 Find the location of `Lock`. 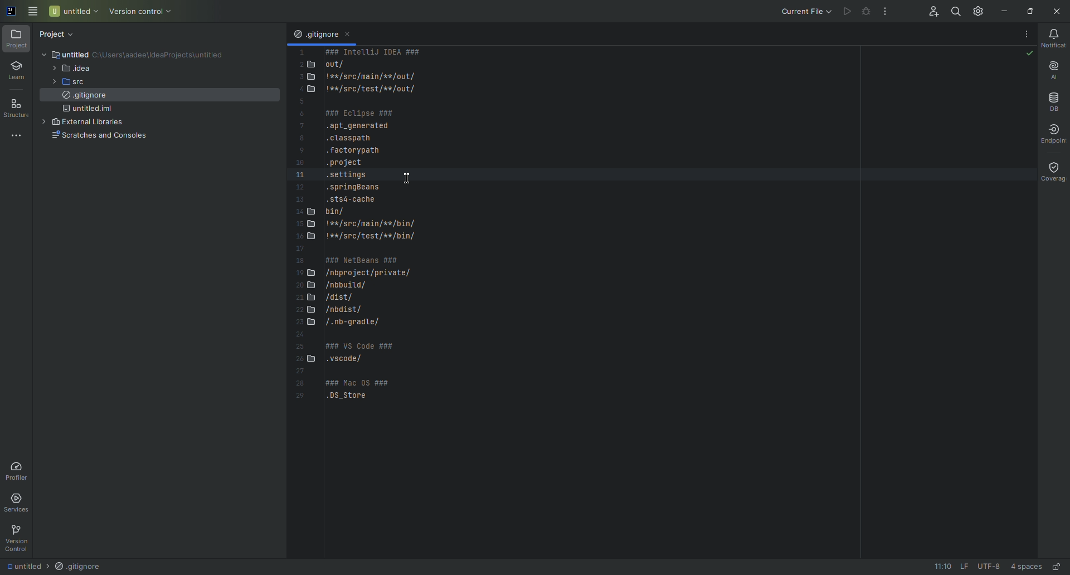

Lock is located at coordinates (1057, 566).